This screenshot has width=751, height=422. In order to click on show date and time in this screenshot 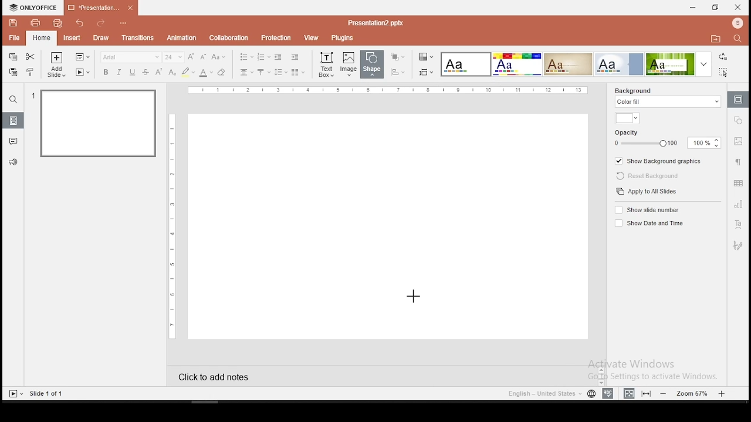, I will do `click(648, 223)`.